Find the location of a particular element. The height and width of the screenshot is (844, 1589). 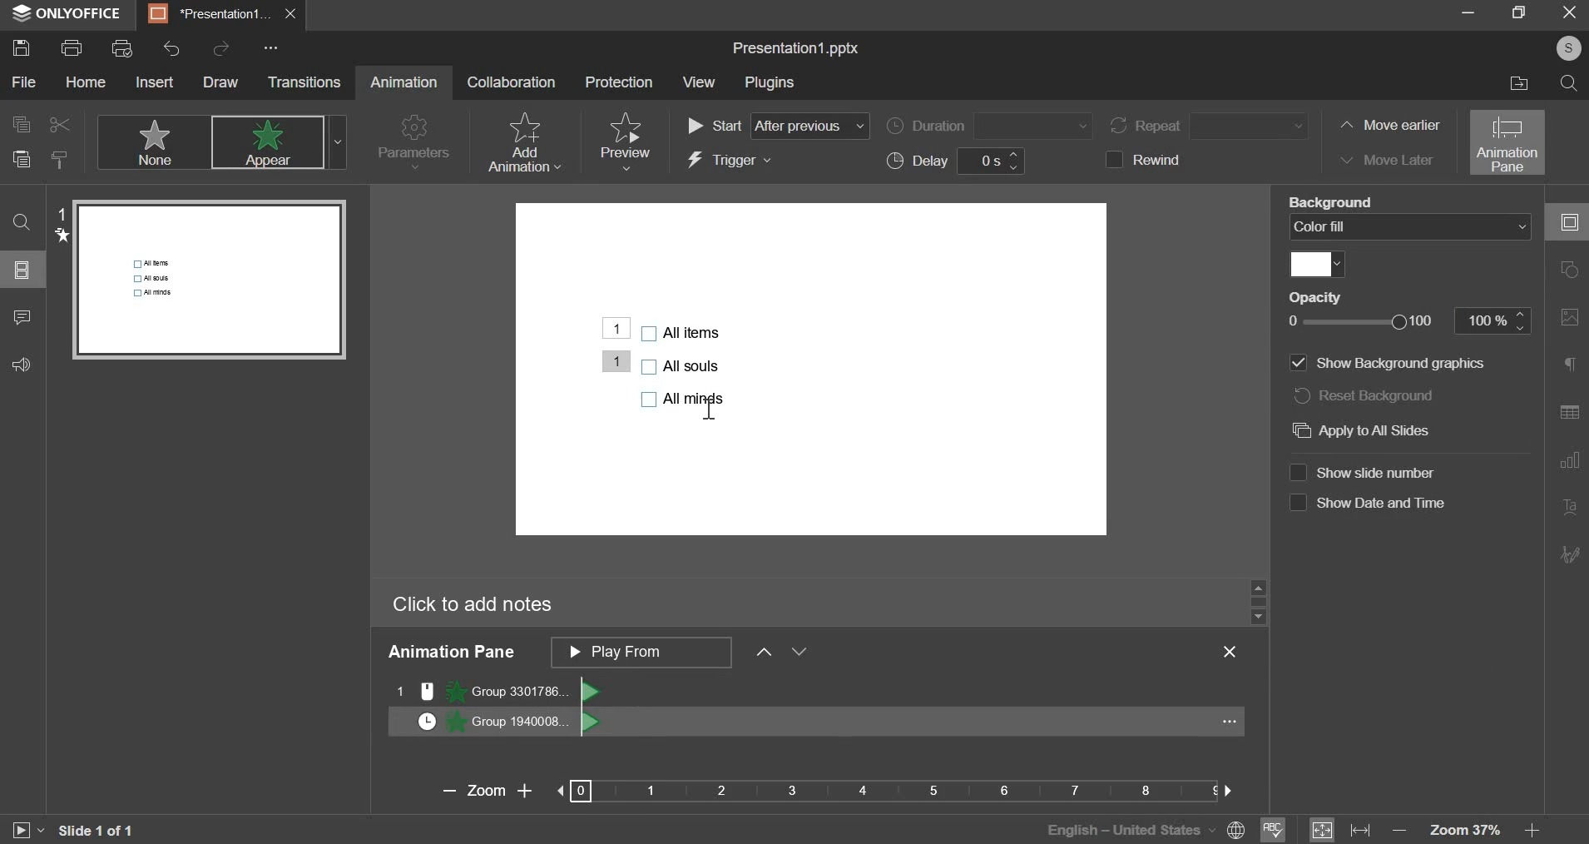

parameters is located at coordinates (414, 144).